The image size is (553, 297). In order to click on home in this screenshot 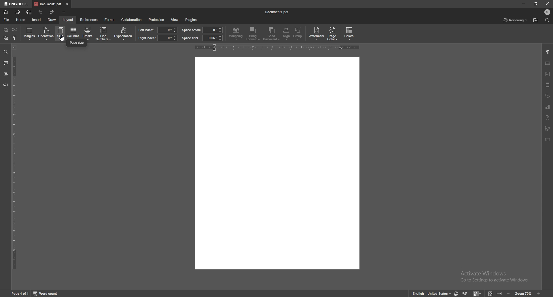, I will do `click(21, 20)`.